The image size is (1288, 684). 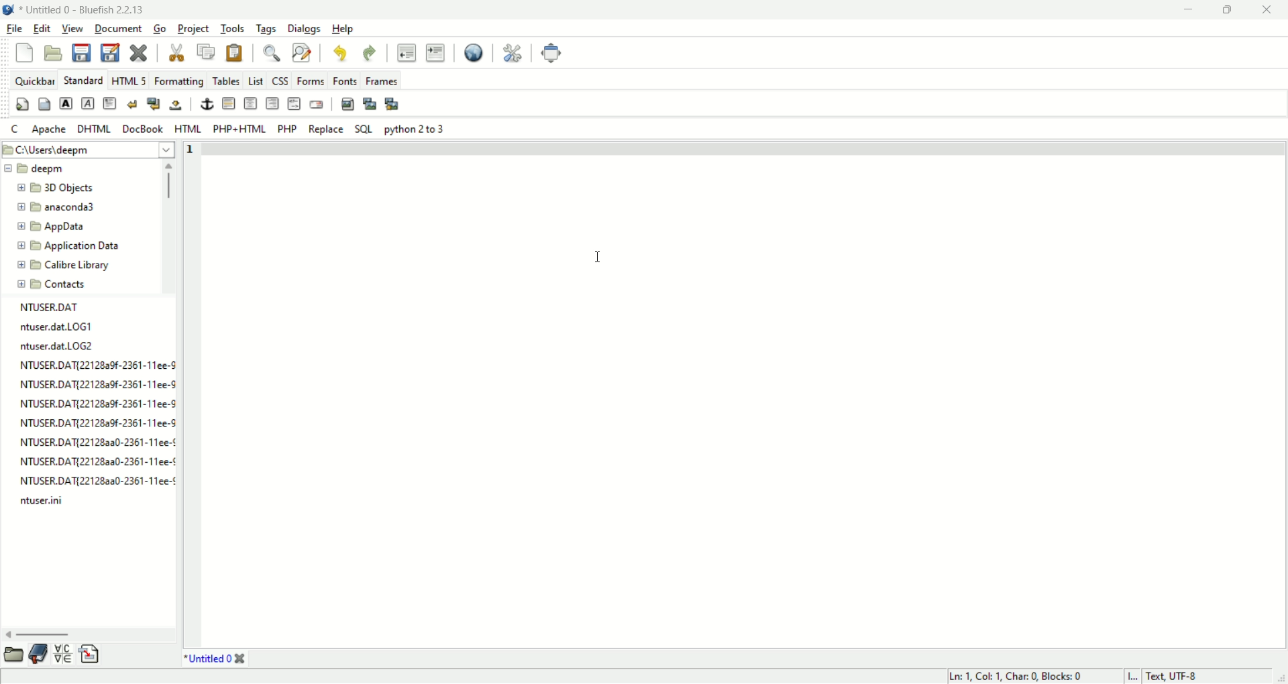 What do you see at coordinates (60, 327) in the screenshot?
I see `ntuser.dat.LOG1` at bounding box center [60, 327].